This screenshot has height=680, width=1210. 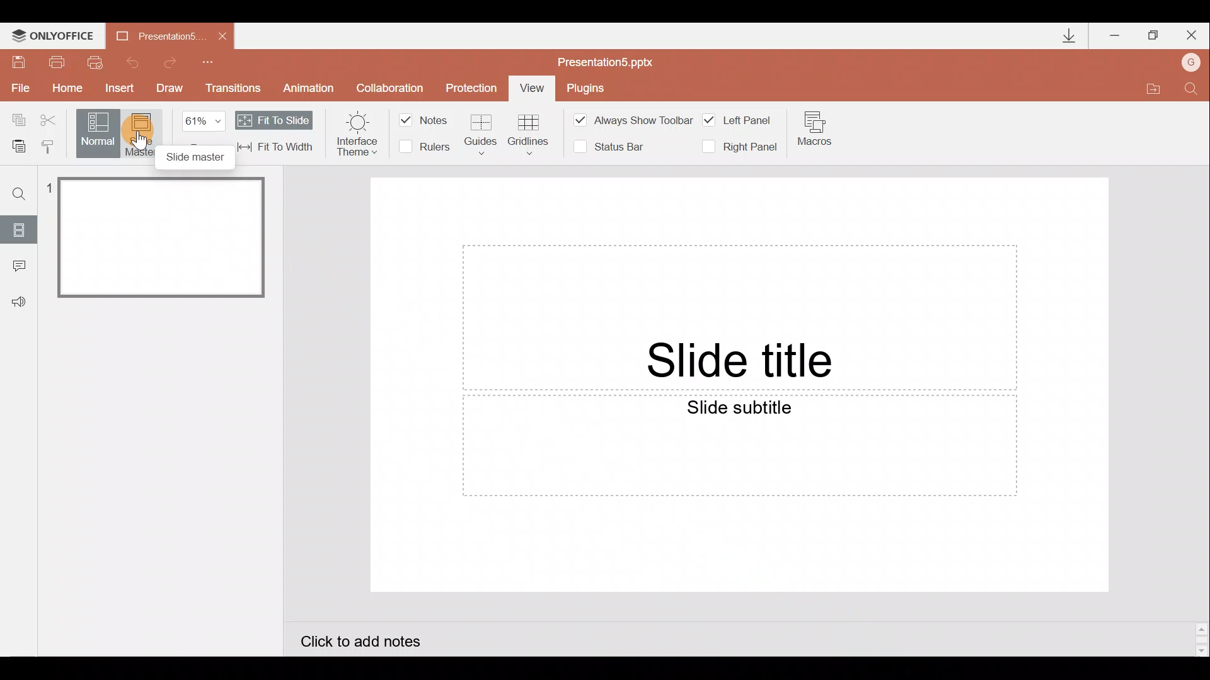 What do you see at coordinates (219, 35) in the screenshot?
I see `Close document` at bounding box center [219, 35].